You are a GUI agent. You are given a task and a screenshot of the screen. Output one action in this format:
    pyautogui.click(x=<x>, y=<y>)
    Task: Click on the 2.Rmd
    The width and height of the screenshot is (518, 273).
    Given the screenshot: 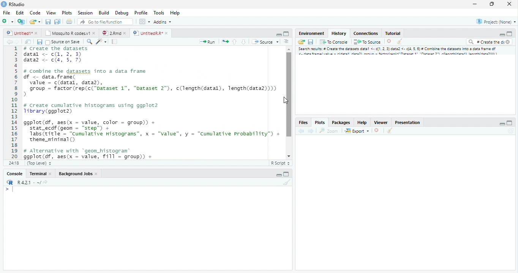 What is the action you would take?
    pyautogui.click(x=113, y=32)
    